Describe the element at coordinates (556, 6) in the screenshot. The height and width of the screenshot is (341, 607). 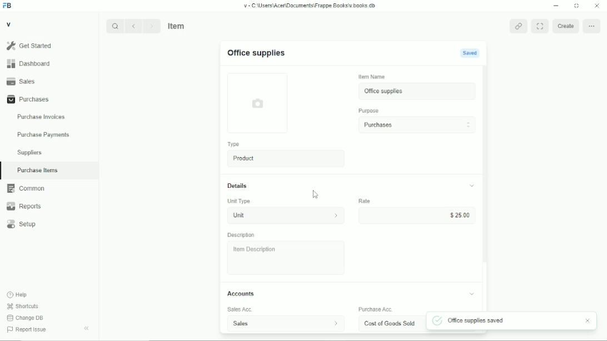
I see `Minimize` at that location.